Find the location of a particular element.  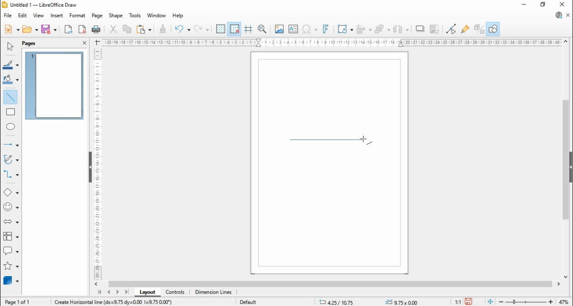

tools is located at coordinates (136, 16).